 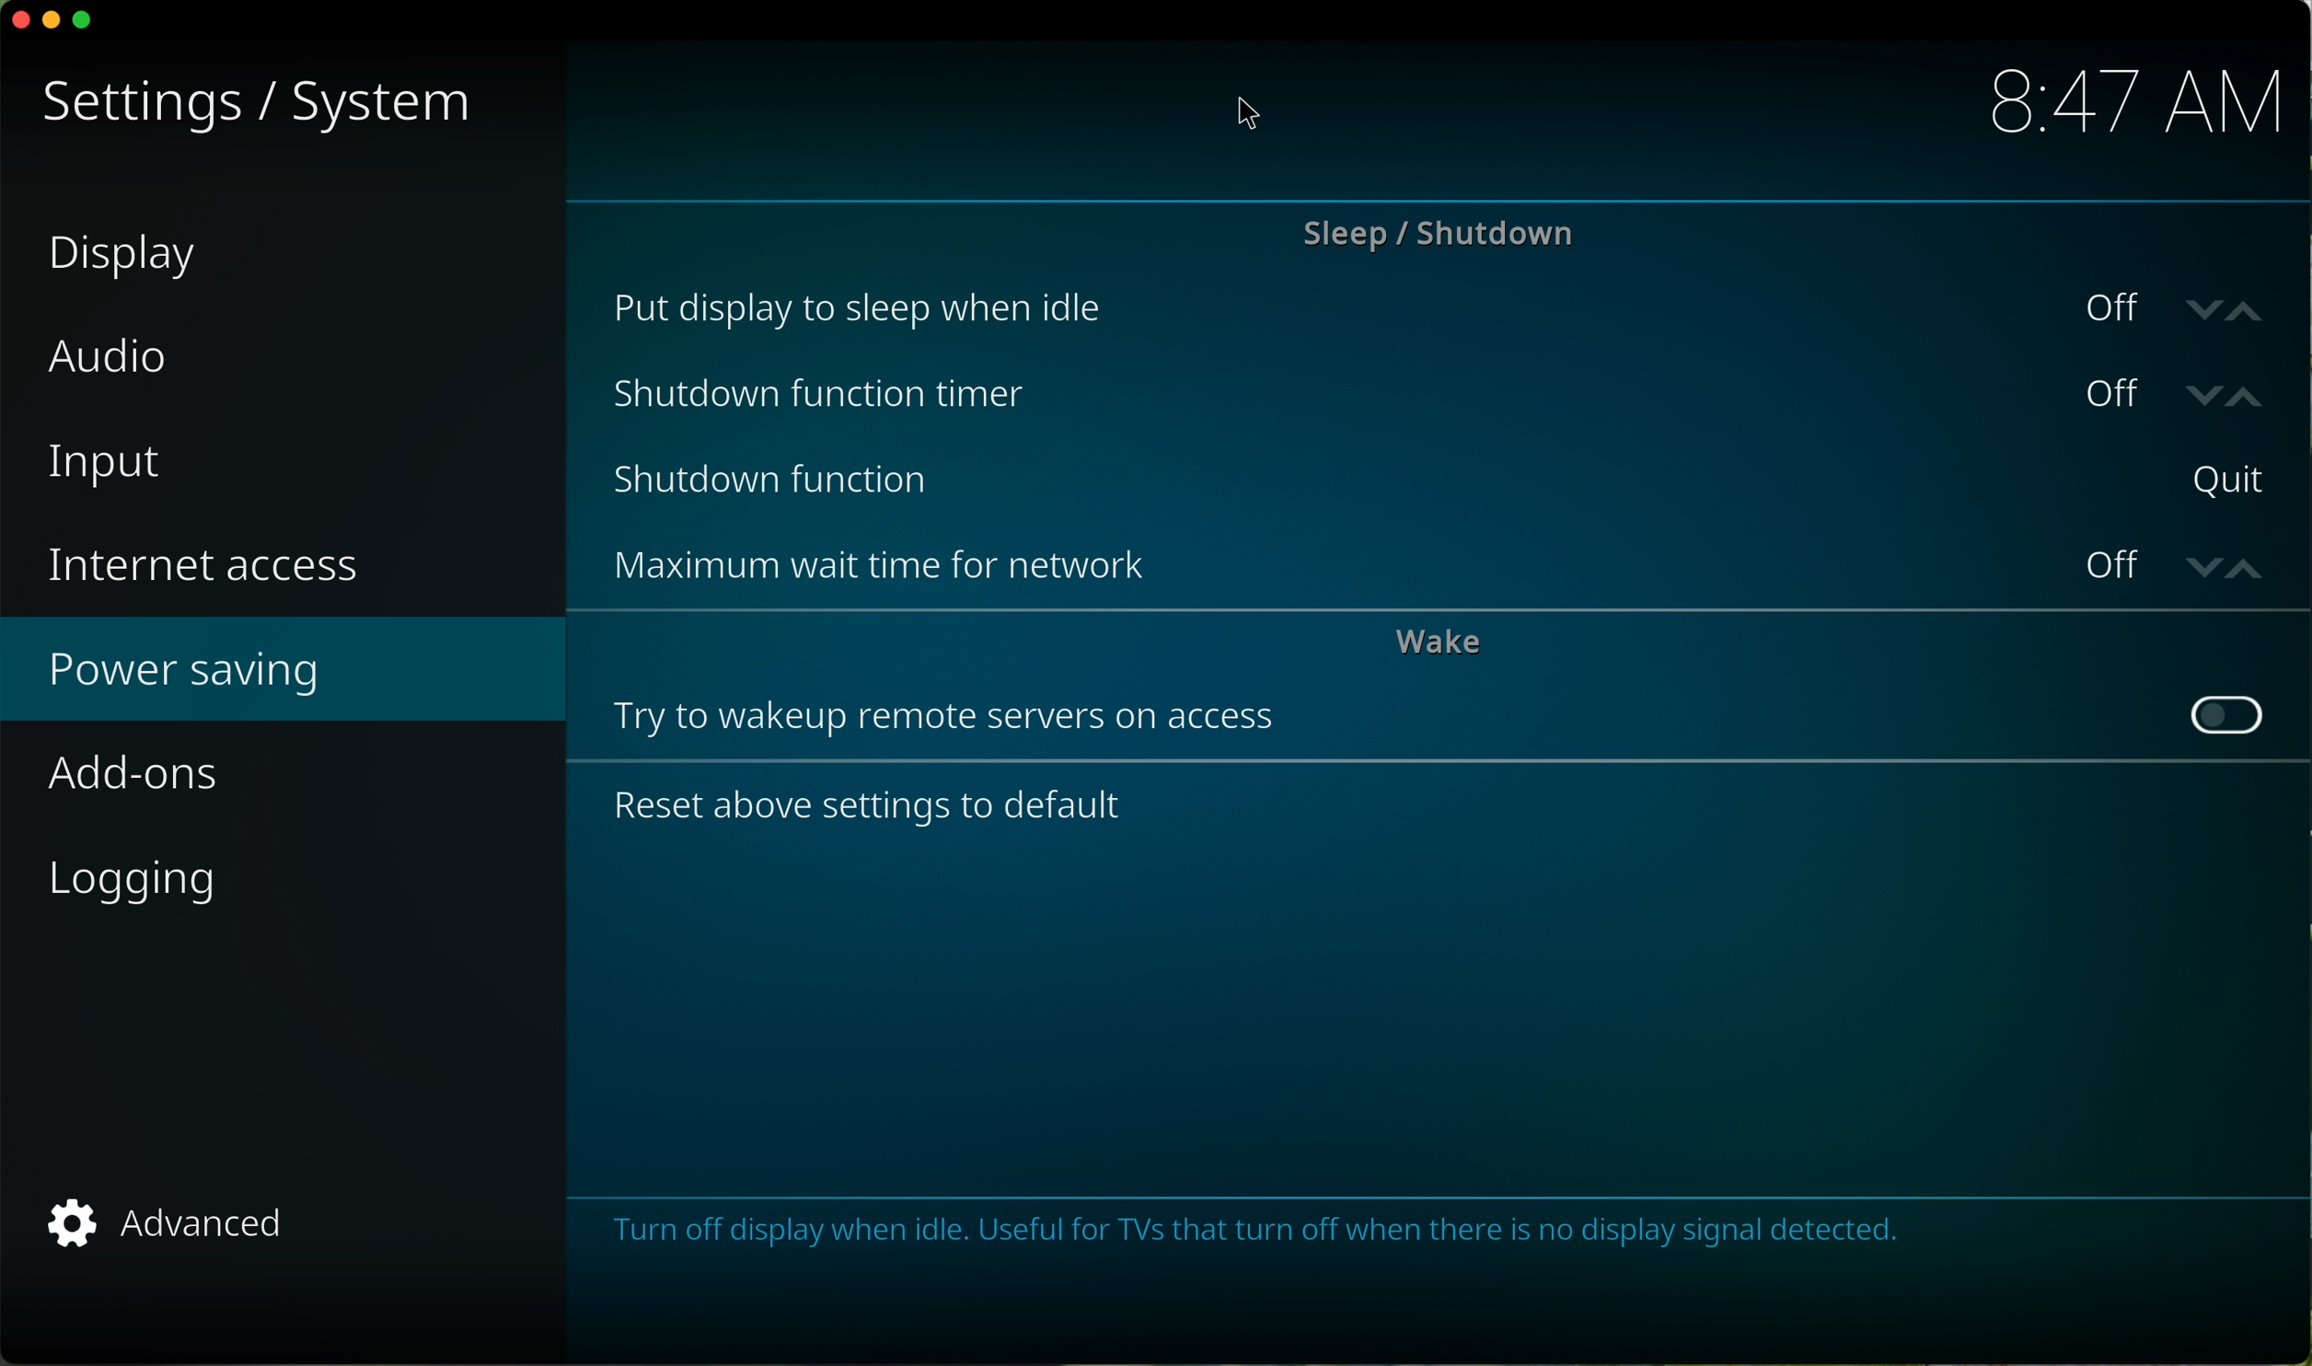 What do you see at coordinates (140, 881) in the screenshot?
I see `logging` at bounding box center [140, 881].